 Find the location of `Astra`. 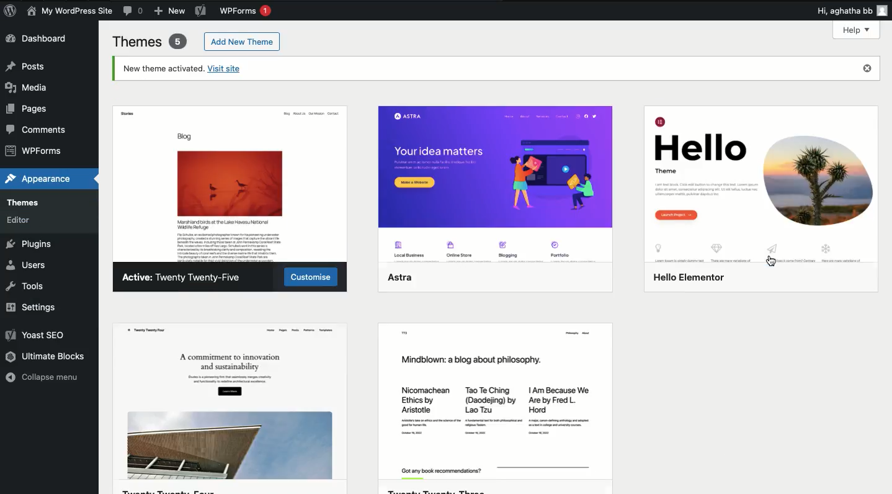

Astra is located at coordinates (232, 179).